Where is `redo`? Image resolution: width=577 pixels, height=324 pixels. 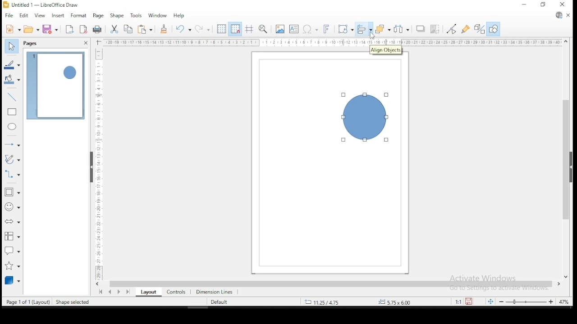
redo is located at coordinates (202, 28).